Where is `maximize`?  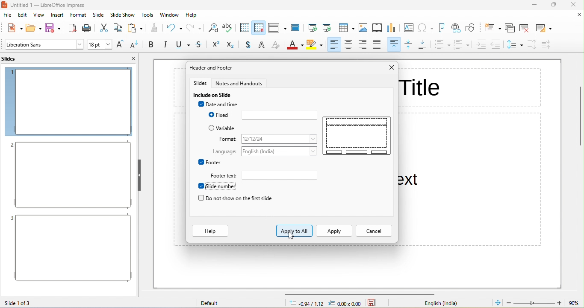
maximize is located at coordinates (555, 5).